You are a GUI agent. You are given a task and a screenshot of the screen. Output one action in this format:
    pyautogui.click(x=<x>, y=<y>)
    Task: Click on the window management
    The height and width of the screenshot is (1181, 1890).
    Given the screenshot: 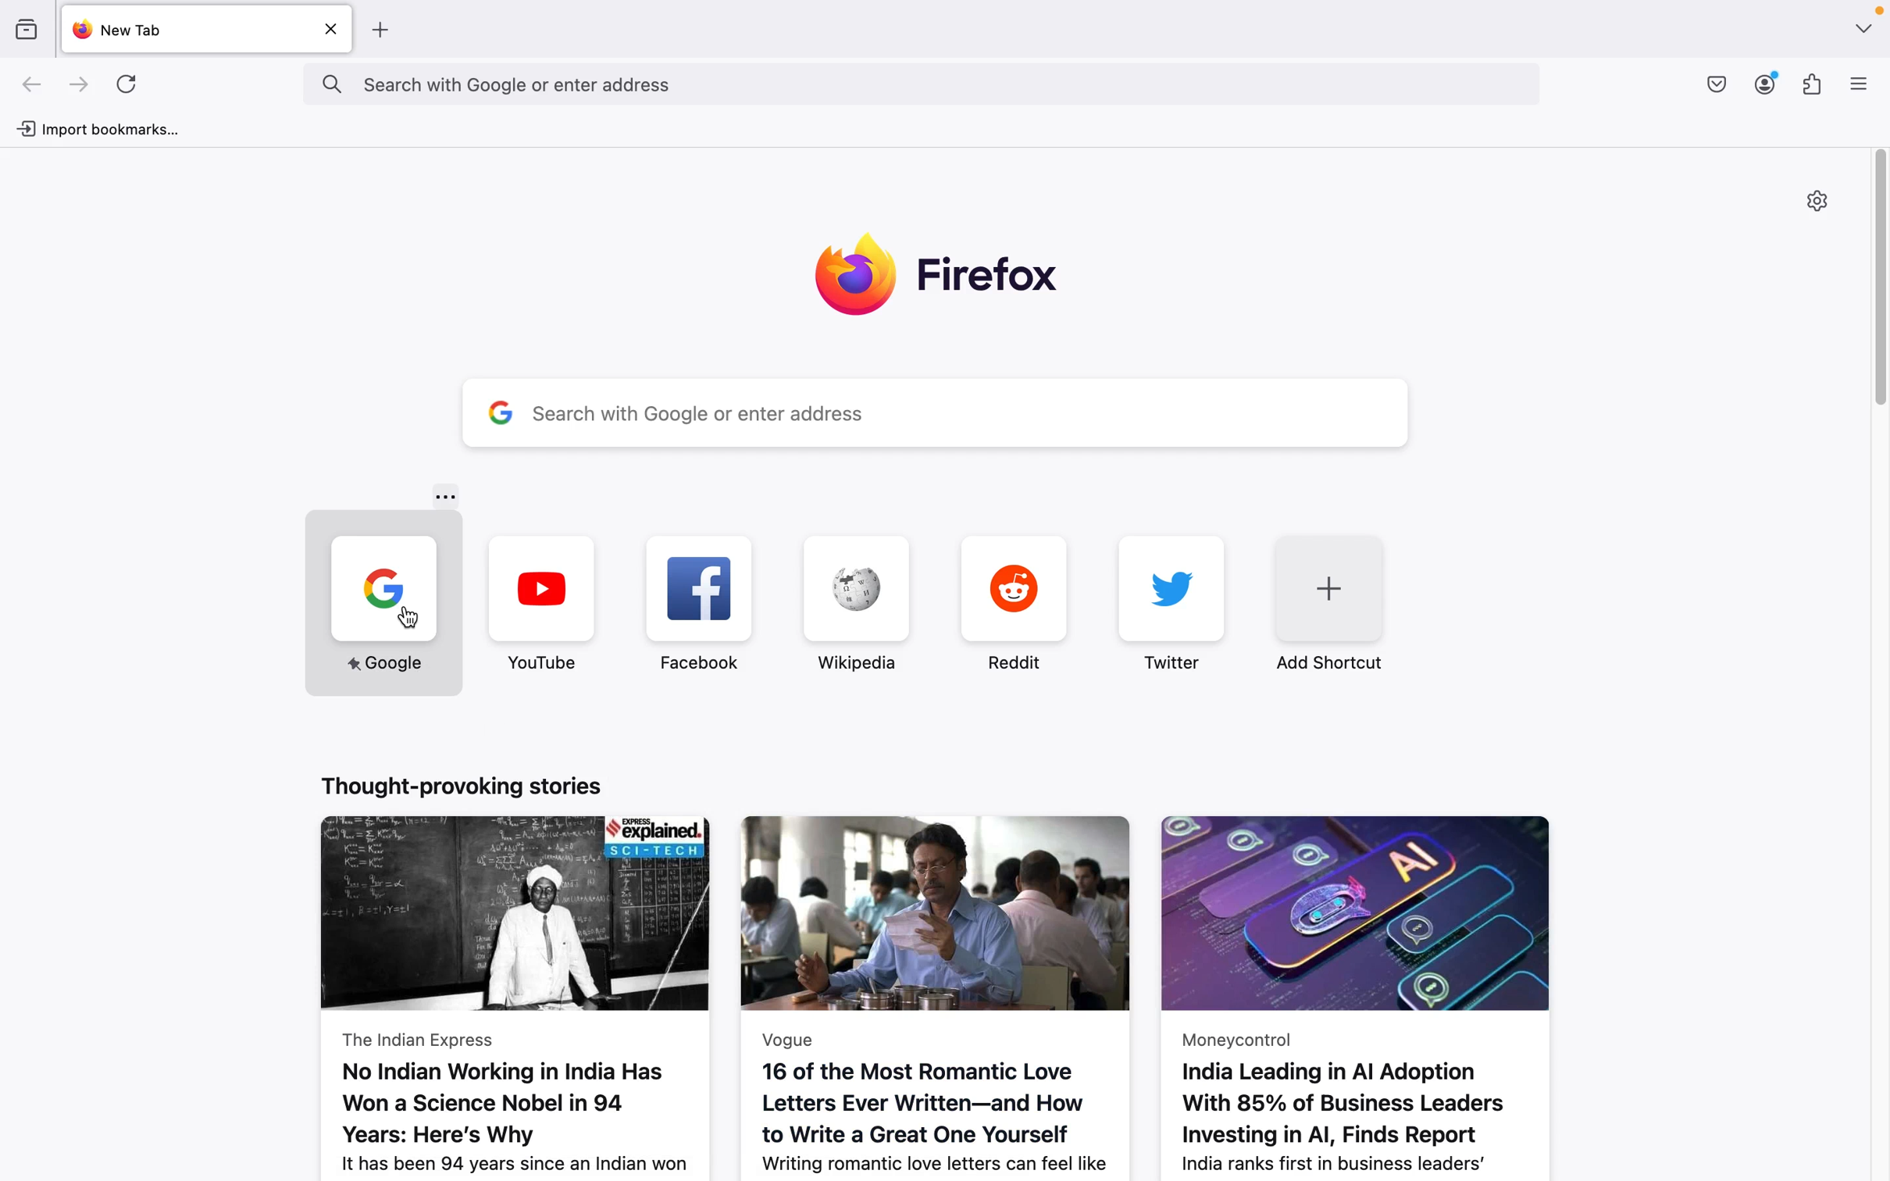 What is the action you would take?
    pyautogui.click(x=1863, y=28)
    